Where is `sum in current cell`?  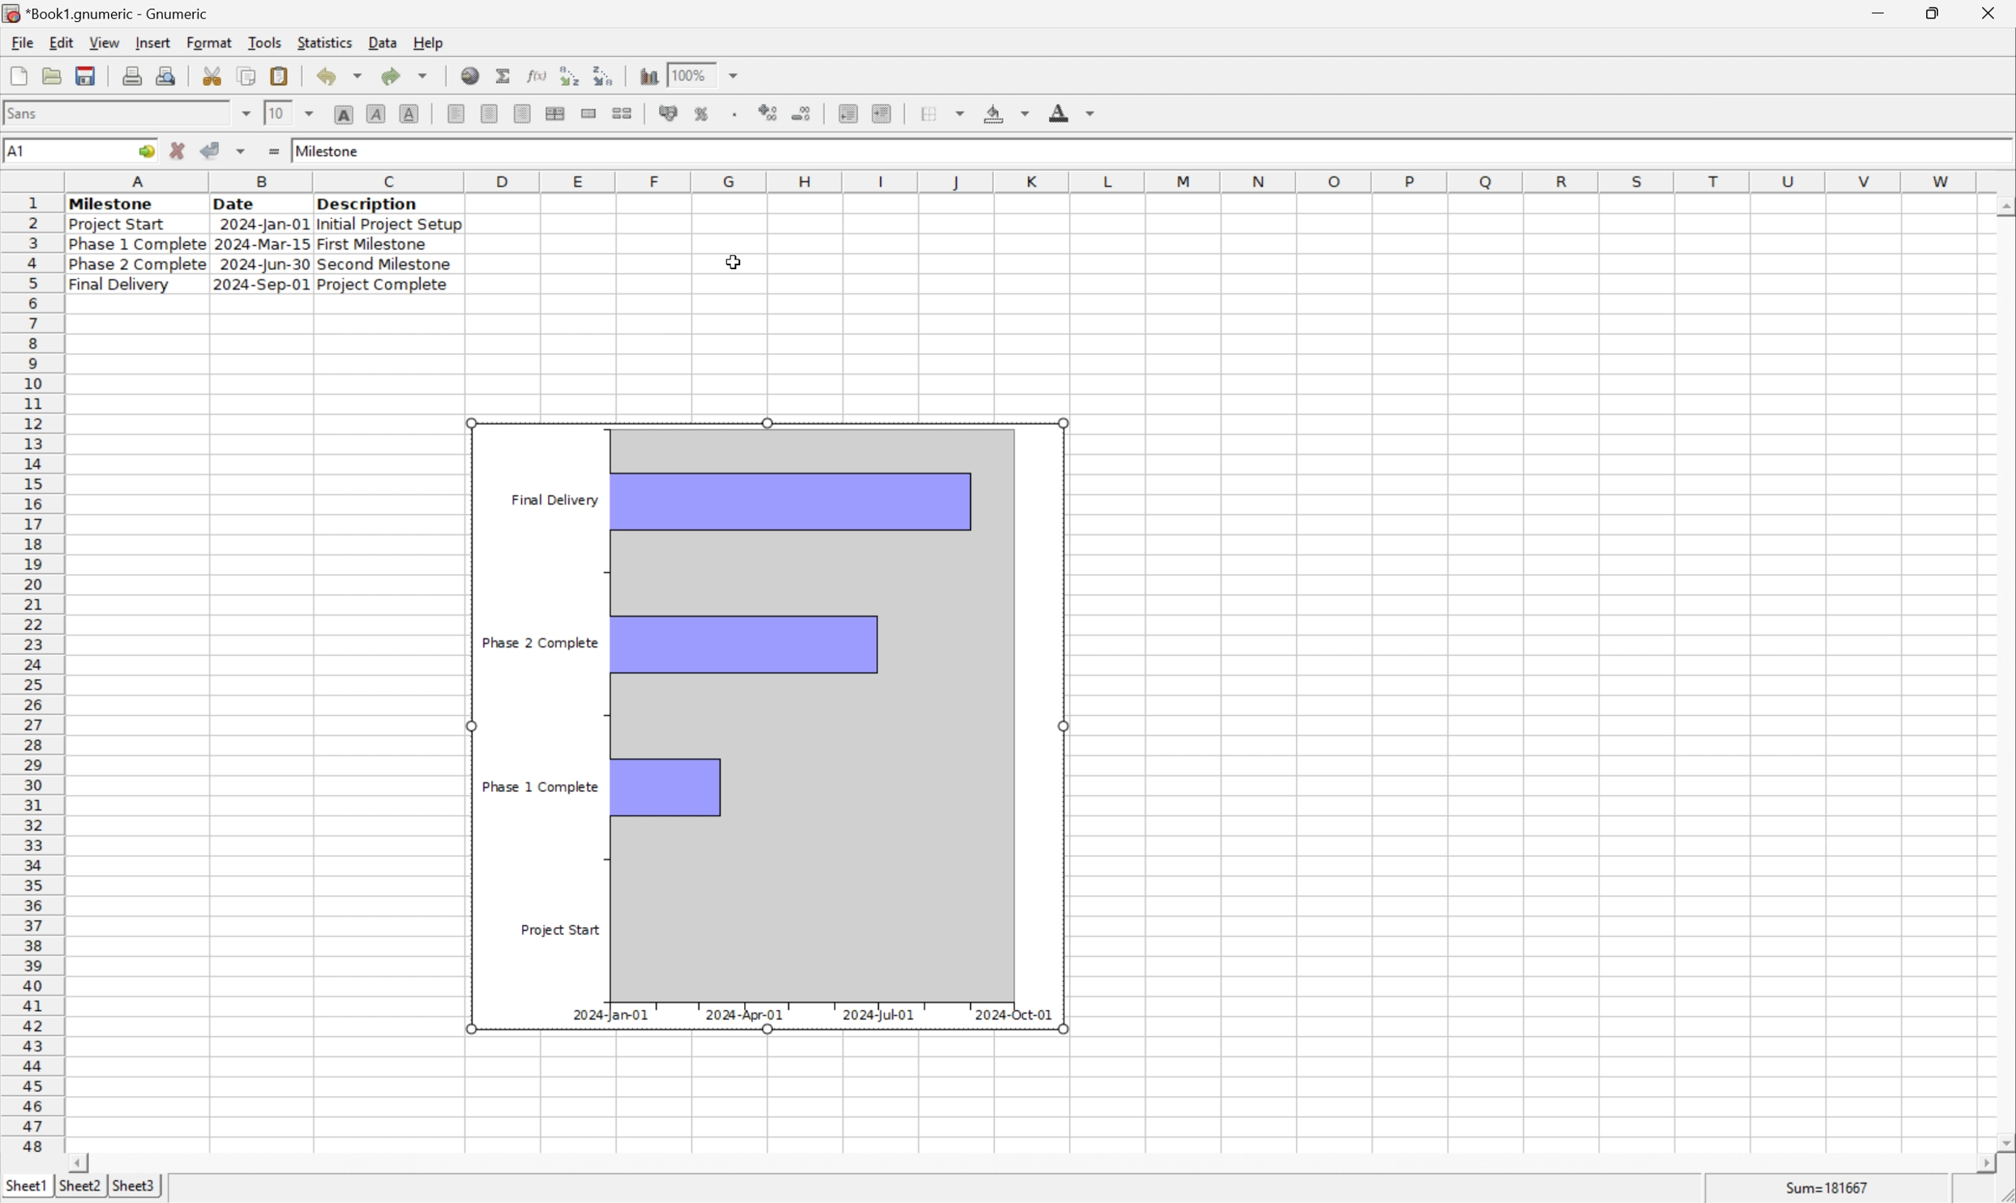 sum in current cell is located at coordinates (505, 75).